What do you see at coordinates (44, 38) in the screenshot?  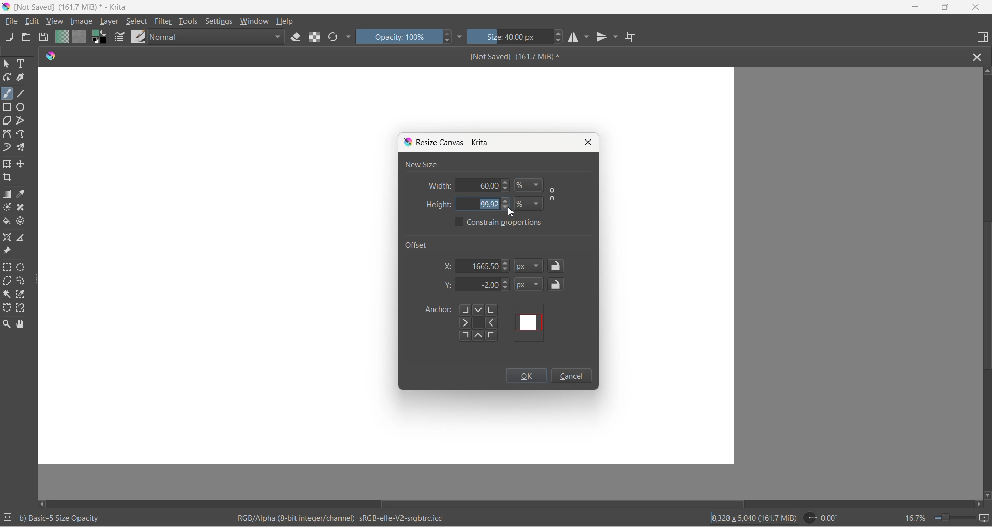 I see `save` at bounding box center [44, 38].